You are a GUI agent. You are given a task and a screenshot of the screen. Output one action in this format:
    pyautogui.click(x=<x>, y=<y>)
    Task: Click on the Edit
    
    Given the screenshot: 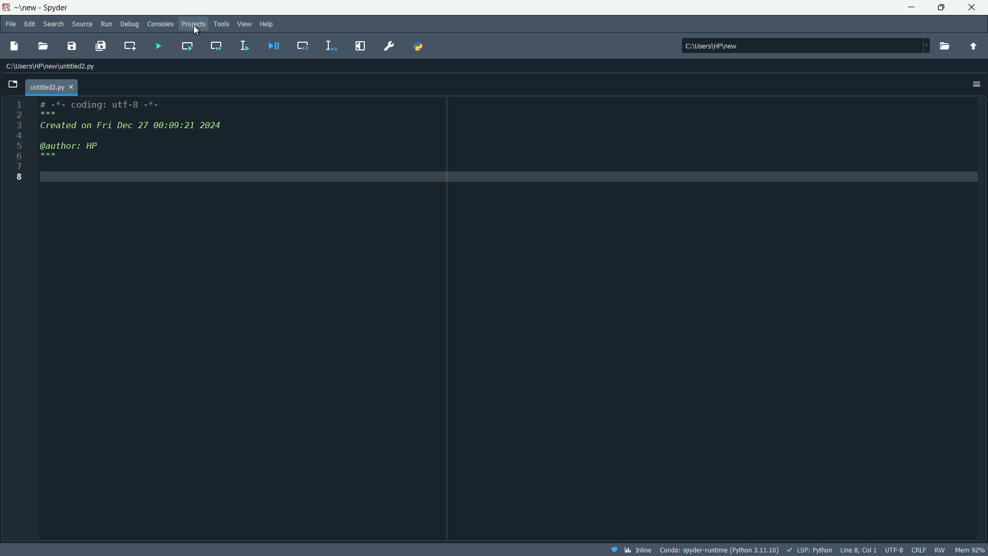 What is the action you would take?
    pyautogui.click(x=31, y=23)
    